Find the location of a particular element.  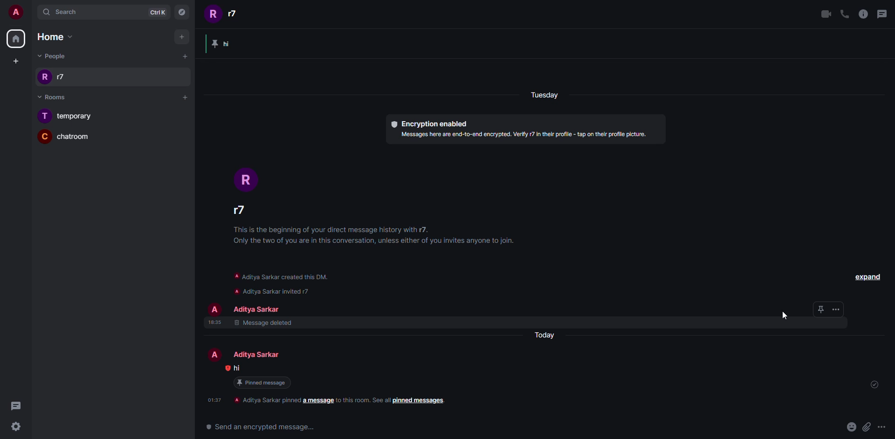

sent is located at coordinates (874, 384).